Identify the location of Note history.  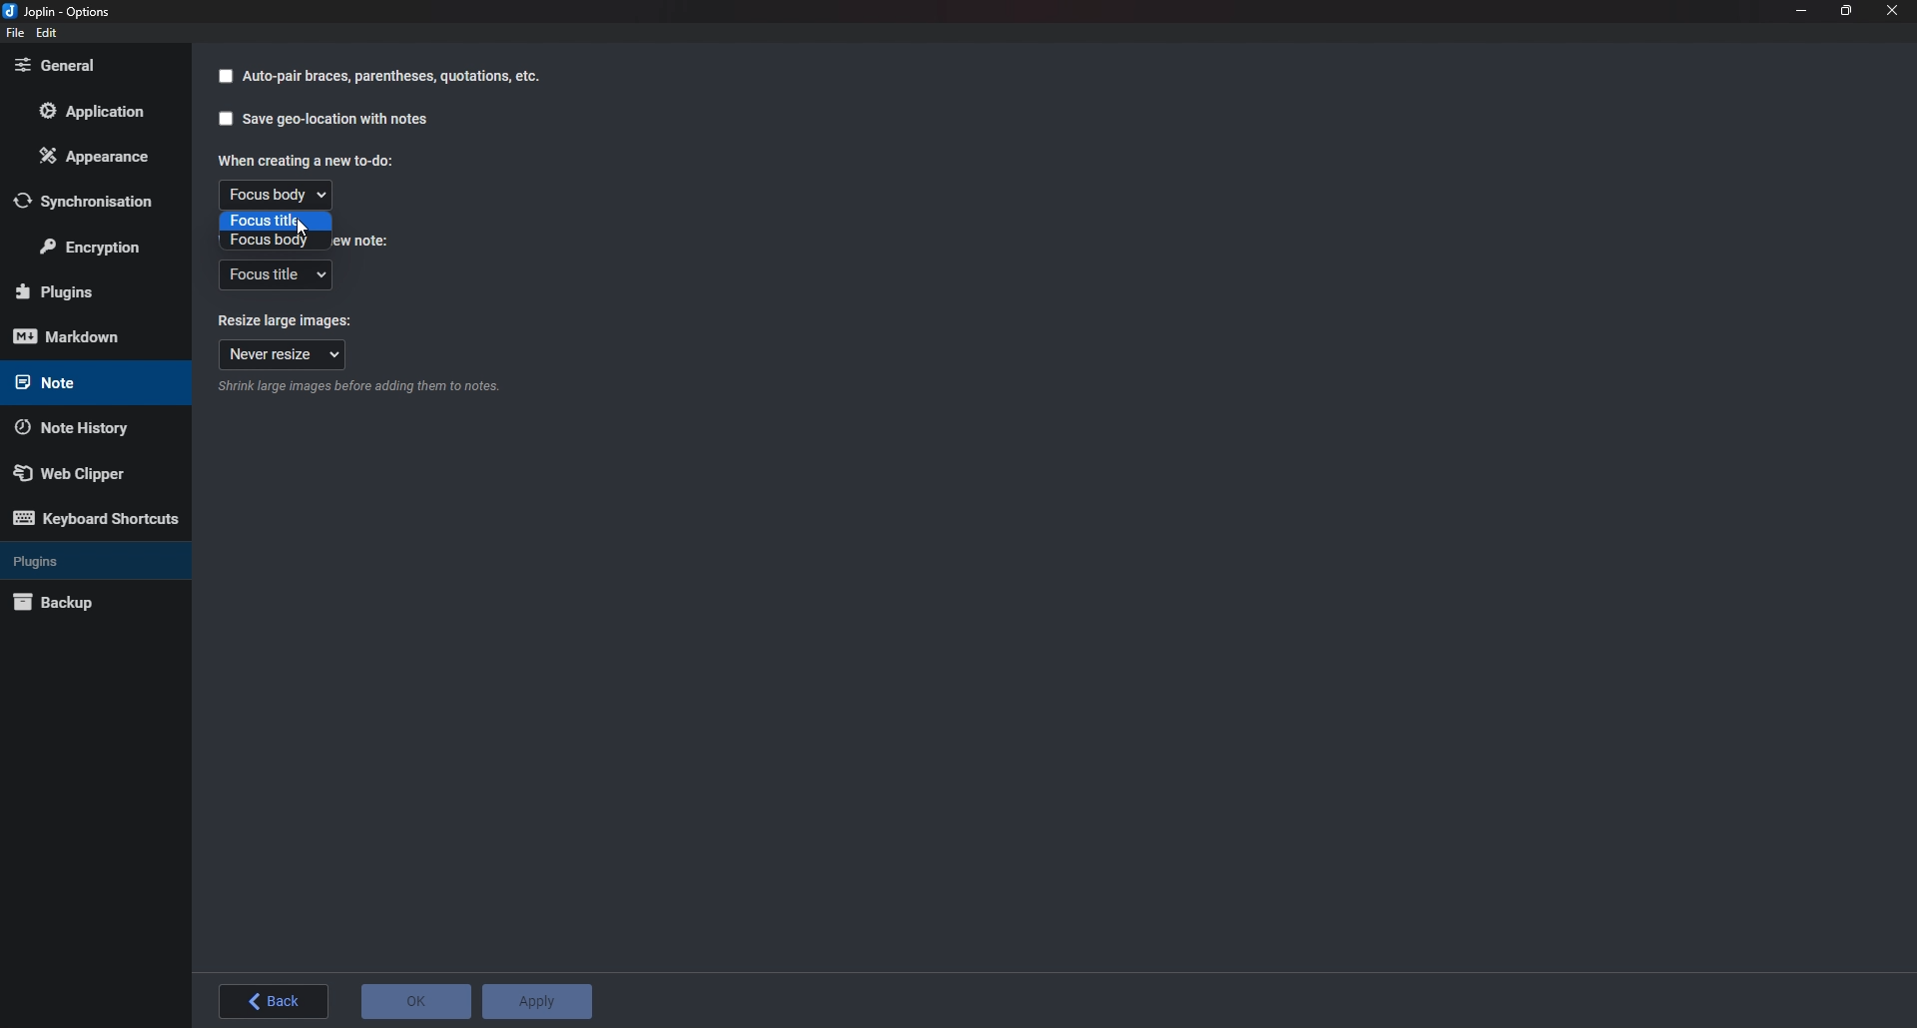
(87, 425).